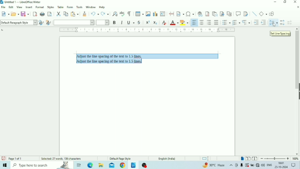 The height and width of the screenshot is (169, 300). I want to click on Page number, so click(15, 159).